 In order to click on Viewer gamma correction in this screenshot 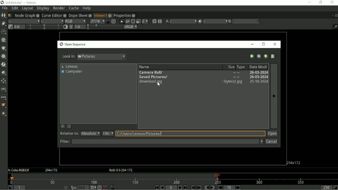, I will do `click(71, 27)`.